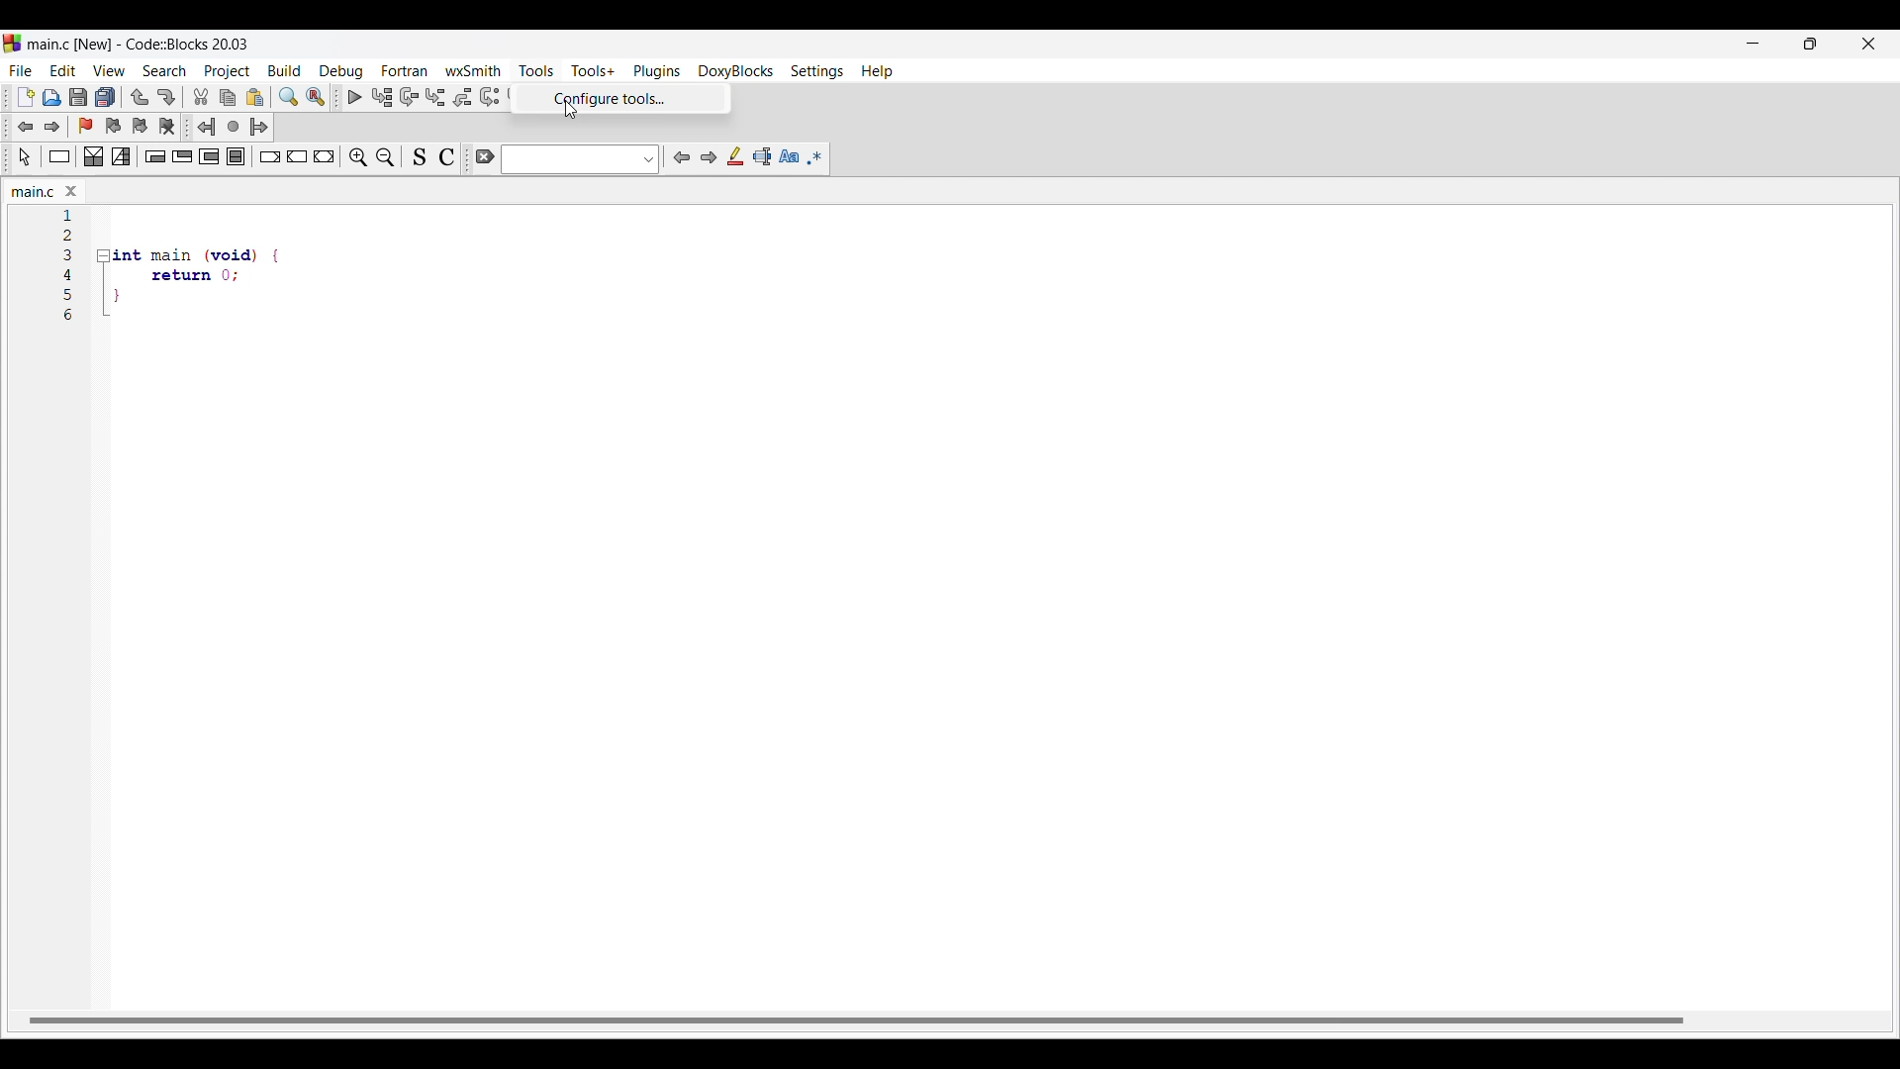 This screenshot has height=1069, width=1900. Describe the element at coordinates (140, 126) in the screenshot. I see `Next bookmark` at that location.